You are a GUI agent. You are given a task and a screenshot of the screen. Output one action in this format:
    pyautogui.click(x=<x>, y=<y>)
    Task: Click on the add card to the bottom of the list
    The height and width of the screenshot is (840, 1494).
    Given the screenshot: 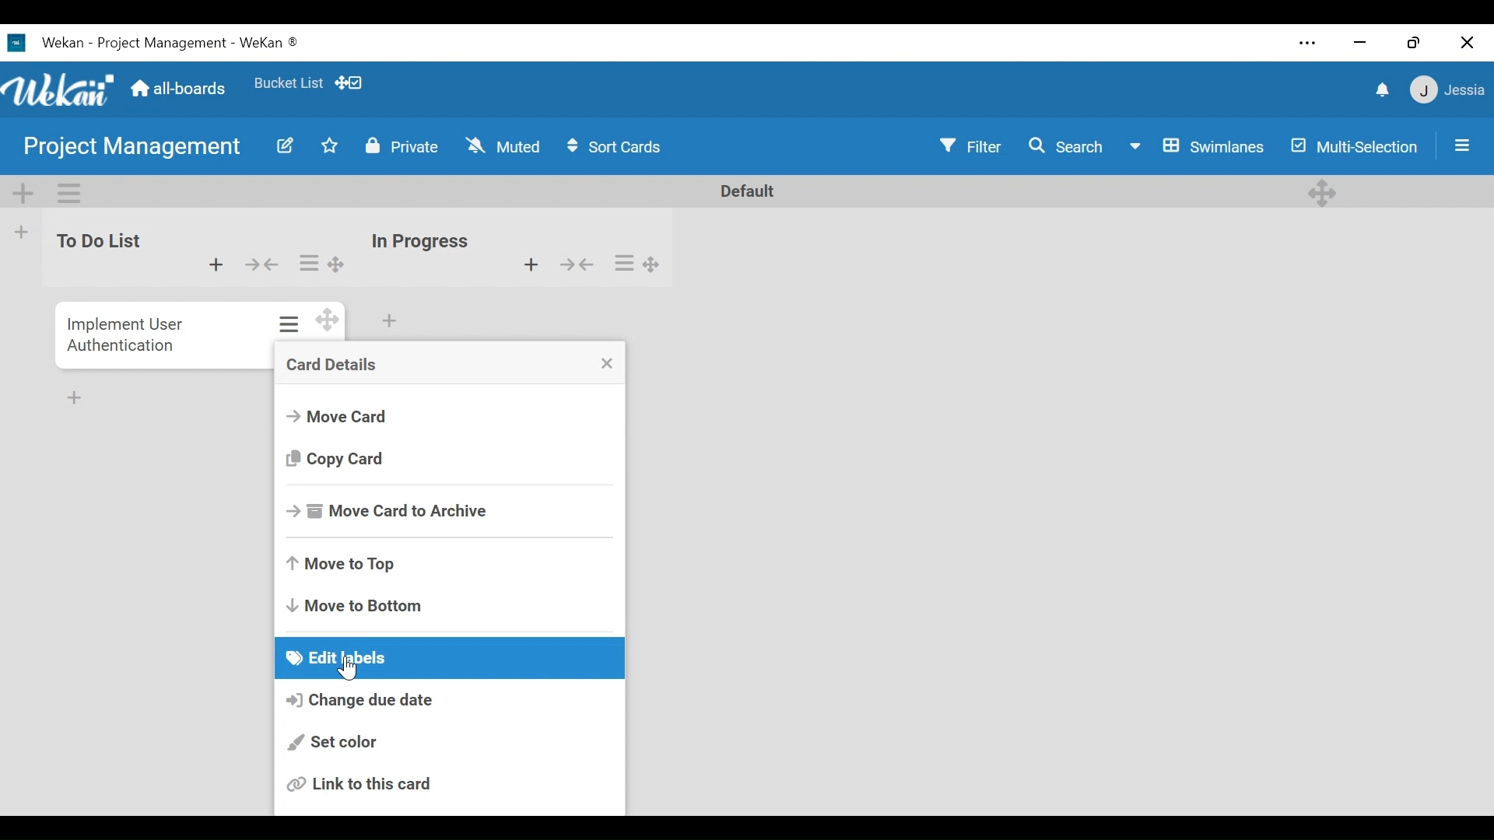 What is the action you would take?
    pyautogui.click(x=391, y=320)
    